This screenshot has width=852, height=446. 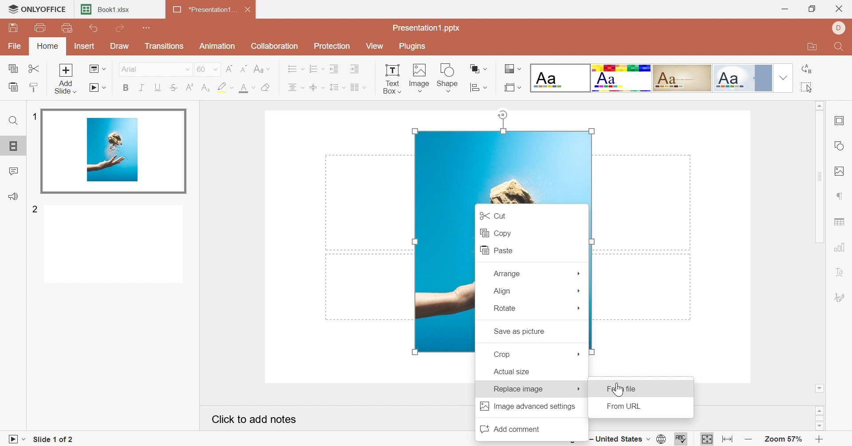 What do you see at coordinates (317, 86) in the screenshot?
I see `Vertical align` at bounding box center [317, 86].